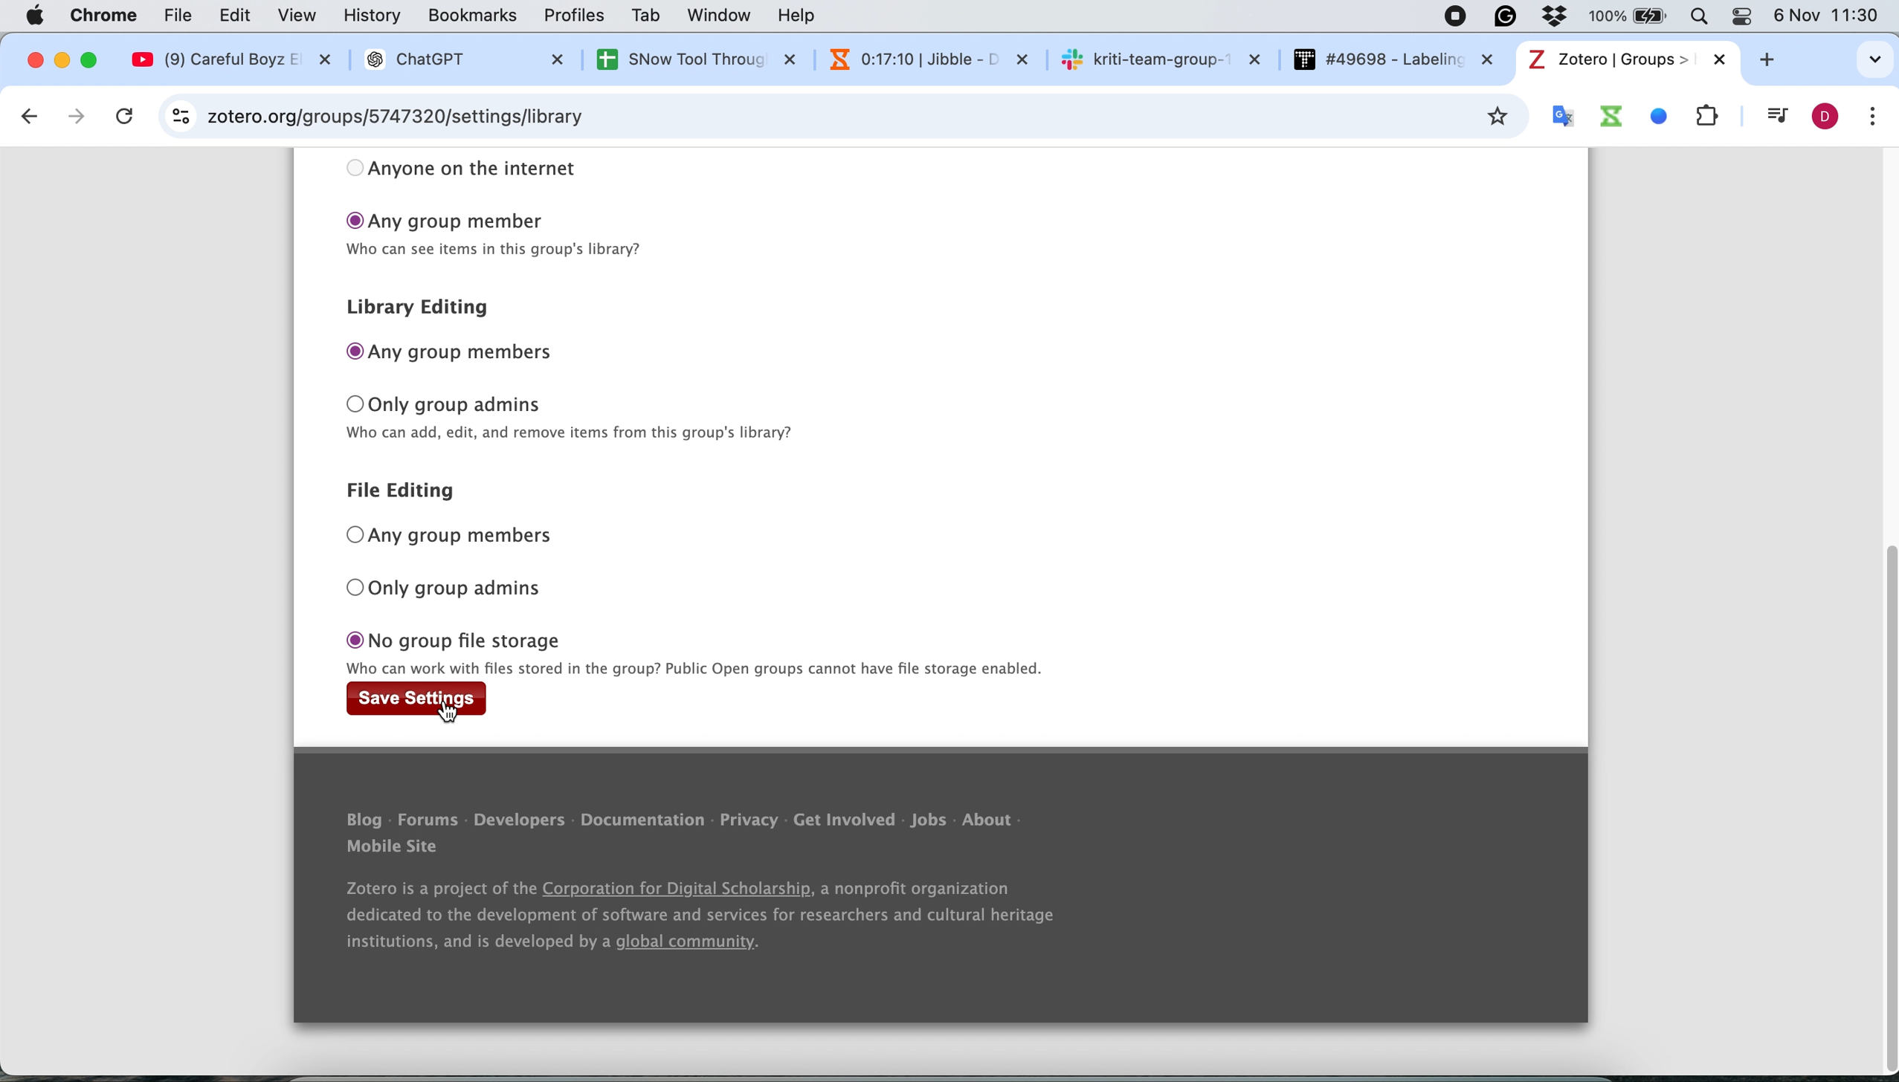 This screenshot has height=1082, width=1899. What do you see at coordinates (1643, 115) in the screenshot?
I see `system extensions` at bounding box center [1643, 115].